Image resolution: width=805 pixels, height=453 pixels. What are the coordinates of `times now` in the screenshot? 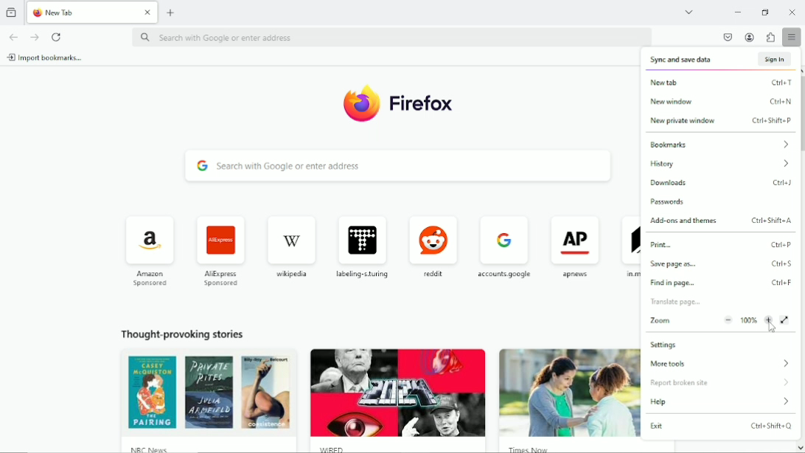 It's located at (529, 449).